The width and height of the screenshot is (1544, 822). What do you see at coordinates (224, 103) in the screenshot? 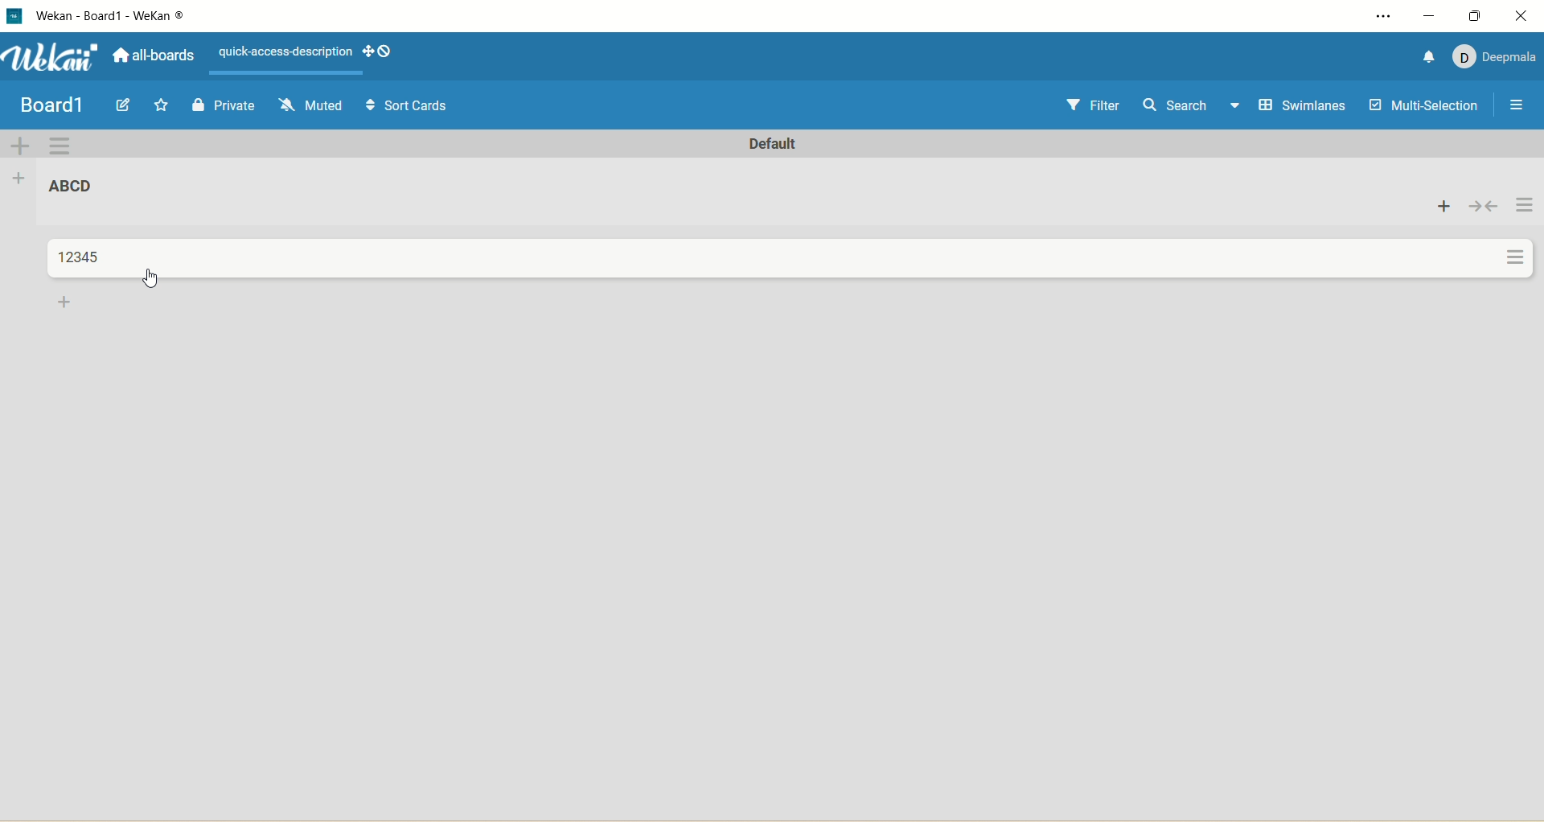
I see `private` at bounding box center [224, 103].